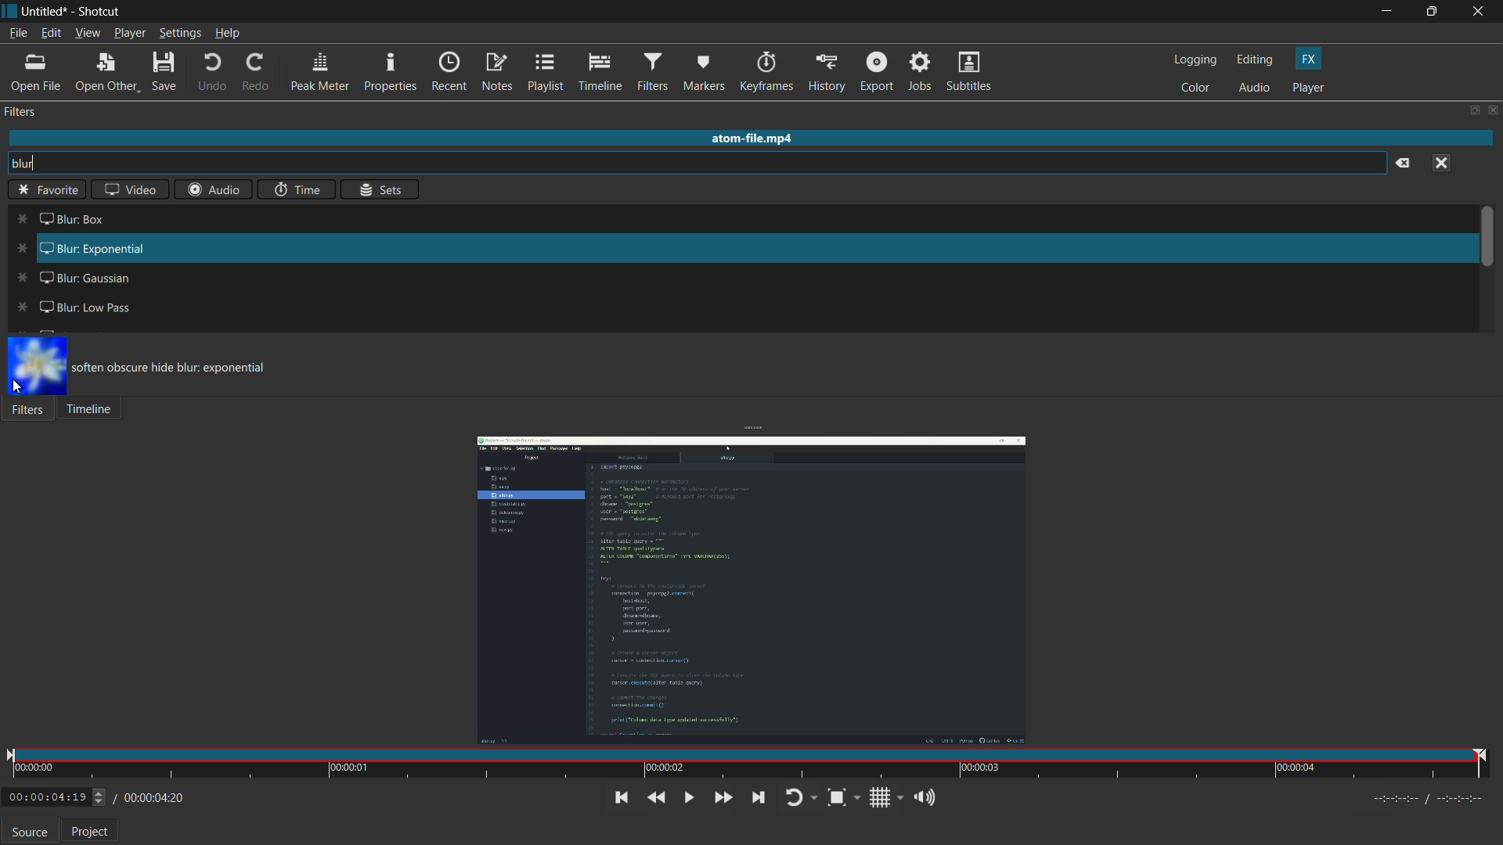  What do you see at coordinates (298, 189) in the screenshot?
I see `time` at bounding box center [298, 189].